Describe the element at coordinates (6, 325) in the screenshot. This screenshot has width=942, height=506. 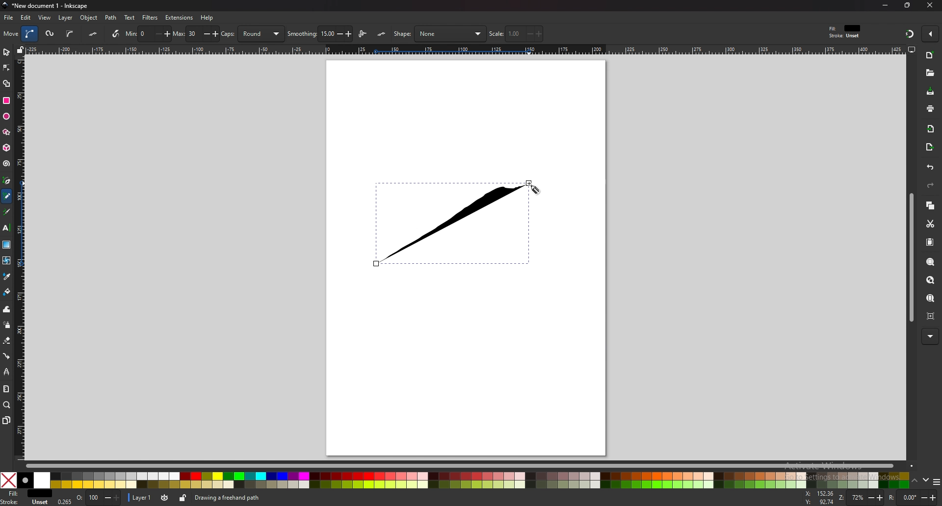
I see `spray` at that location.